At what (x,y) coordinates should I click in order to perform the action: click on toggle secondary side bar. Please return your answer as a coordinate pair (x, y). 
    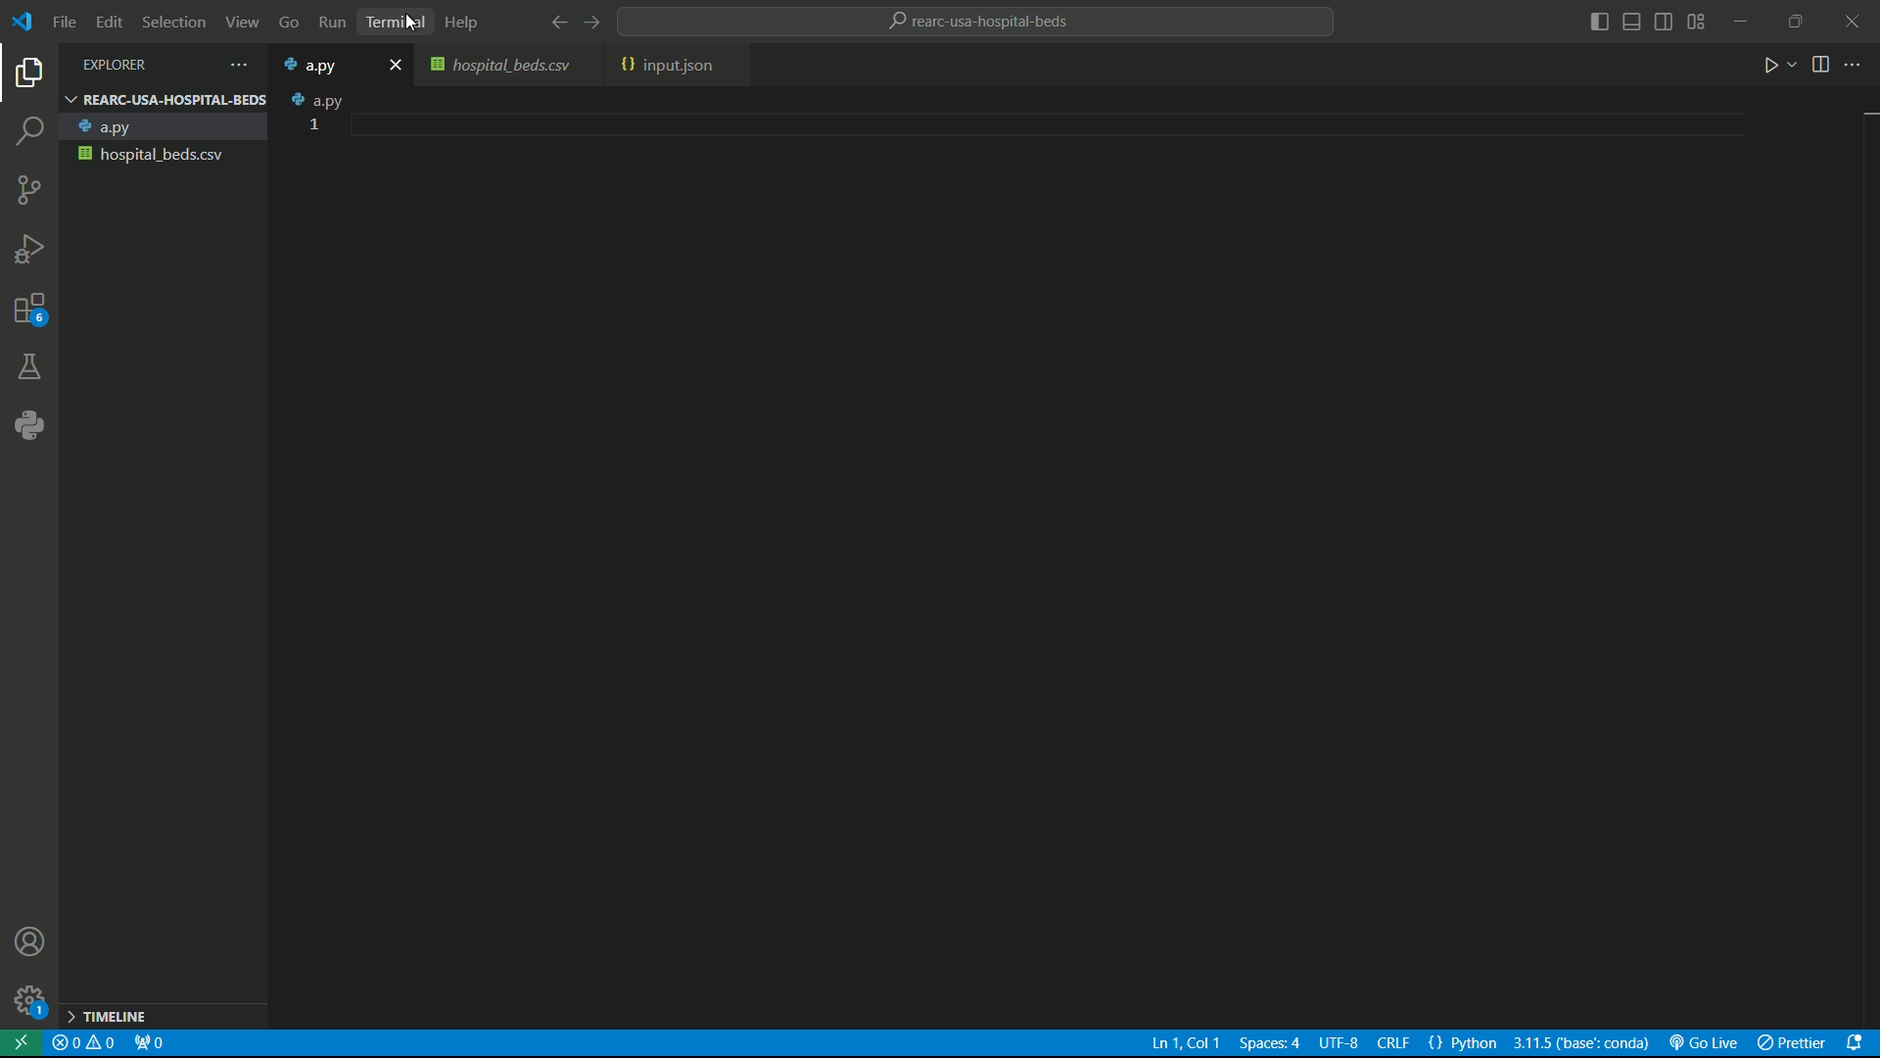
    Looking at the image, I should click on (1664, 22).